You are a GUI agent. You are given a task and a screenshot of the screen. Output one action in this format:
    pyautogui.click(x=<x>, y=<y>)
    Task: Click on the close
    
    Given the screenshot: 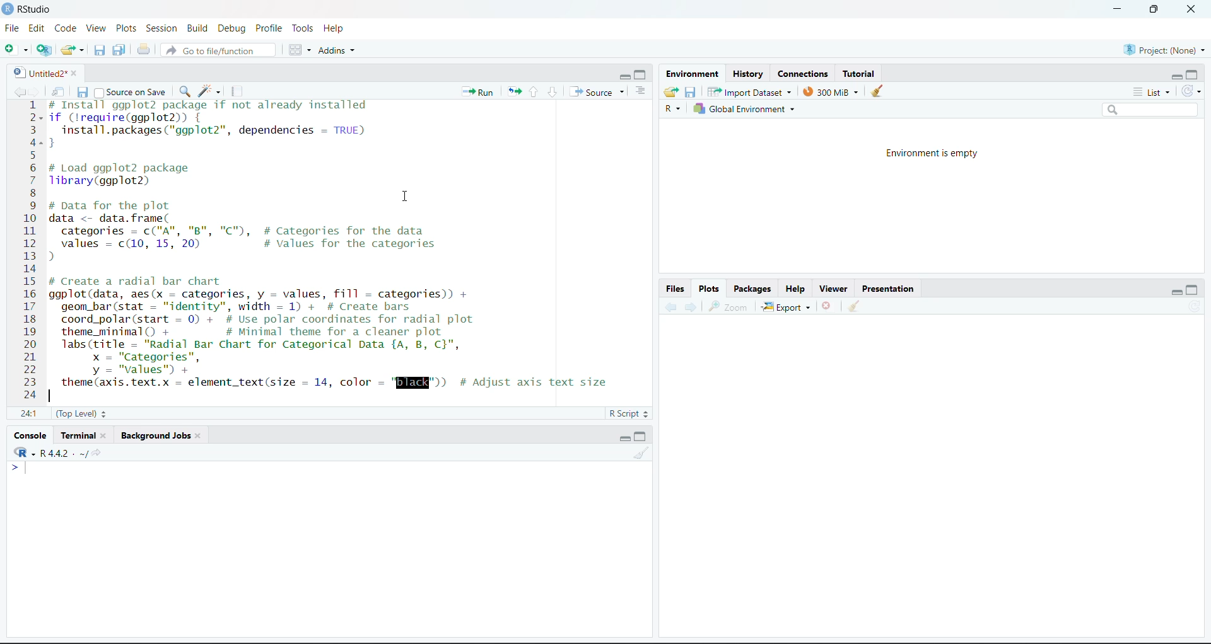 What is the action you would take?
    pyautogui.click(x=1191, y=10)
    